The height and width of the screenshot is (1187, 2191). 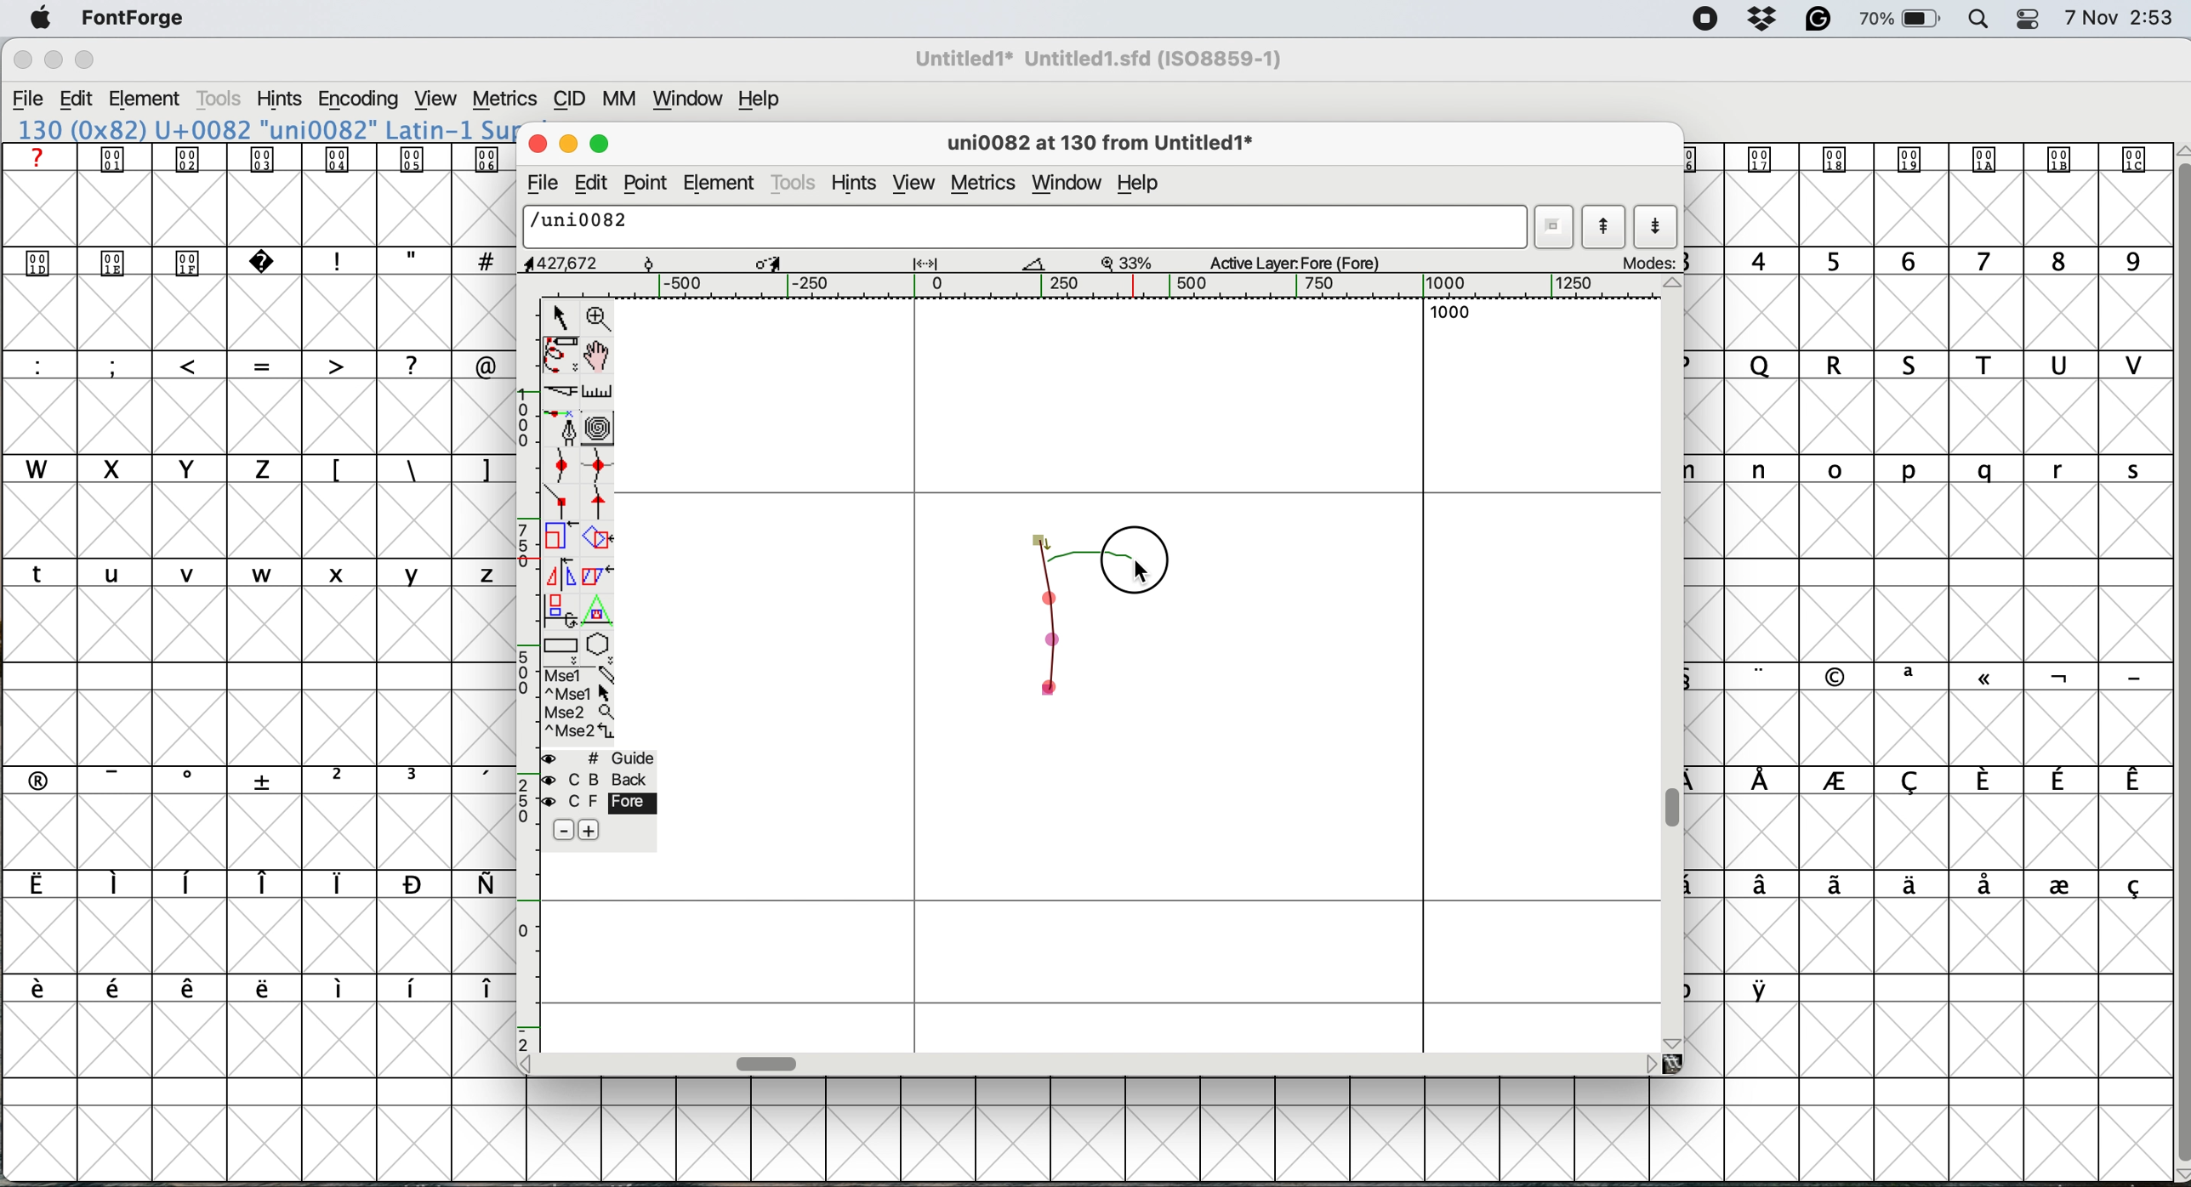 What do you see at coordinates (555, 392) in the screenshot?
I see `cut splines in two` at bounding box center [555, 392].